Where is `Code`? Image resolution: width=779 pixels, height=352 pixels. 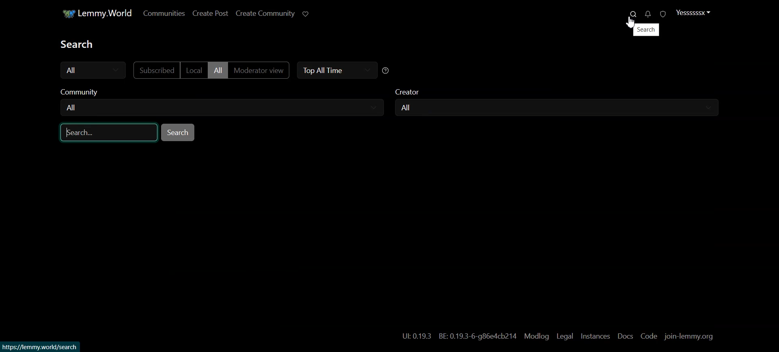
Code is located at coordinates (648, 336).